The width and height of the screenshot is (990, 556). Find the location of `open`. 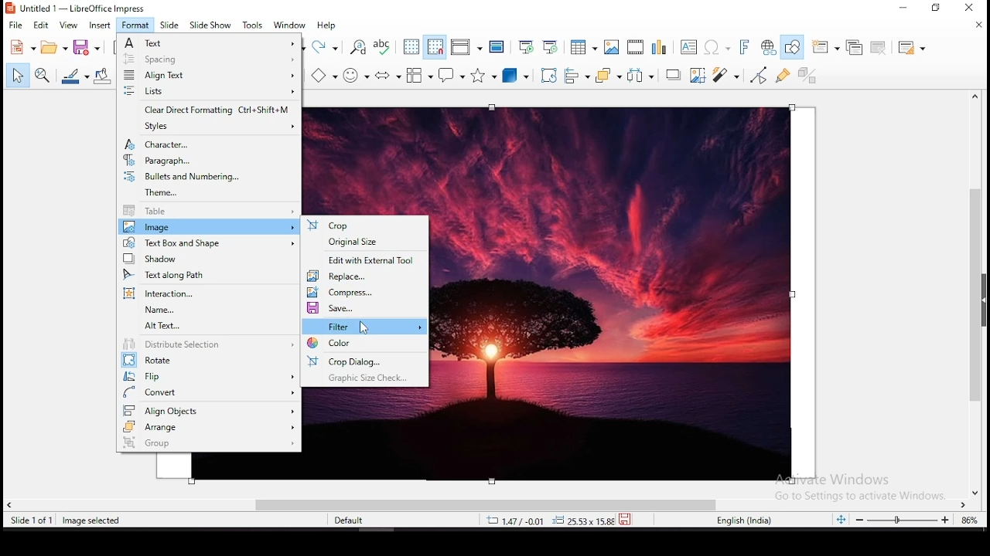

open is located at coordinates (53, 48).